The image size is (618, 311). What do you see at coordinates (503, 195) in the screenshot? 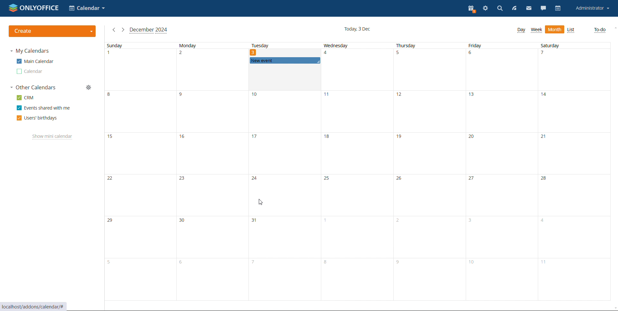
I see `date` at bounding box center [503, 195].